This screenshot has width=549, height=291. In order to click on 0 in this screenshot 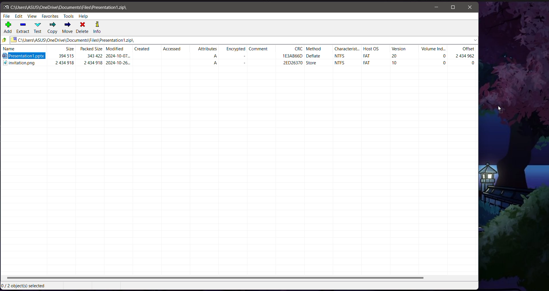, I will do `click(438, 57)`.